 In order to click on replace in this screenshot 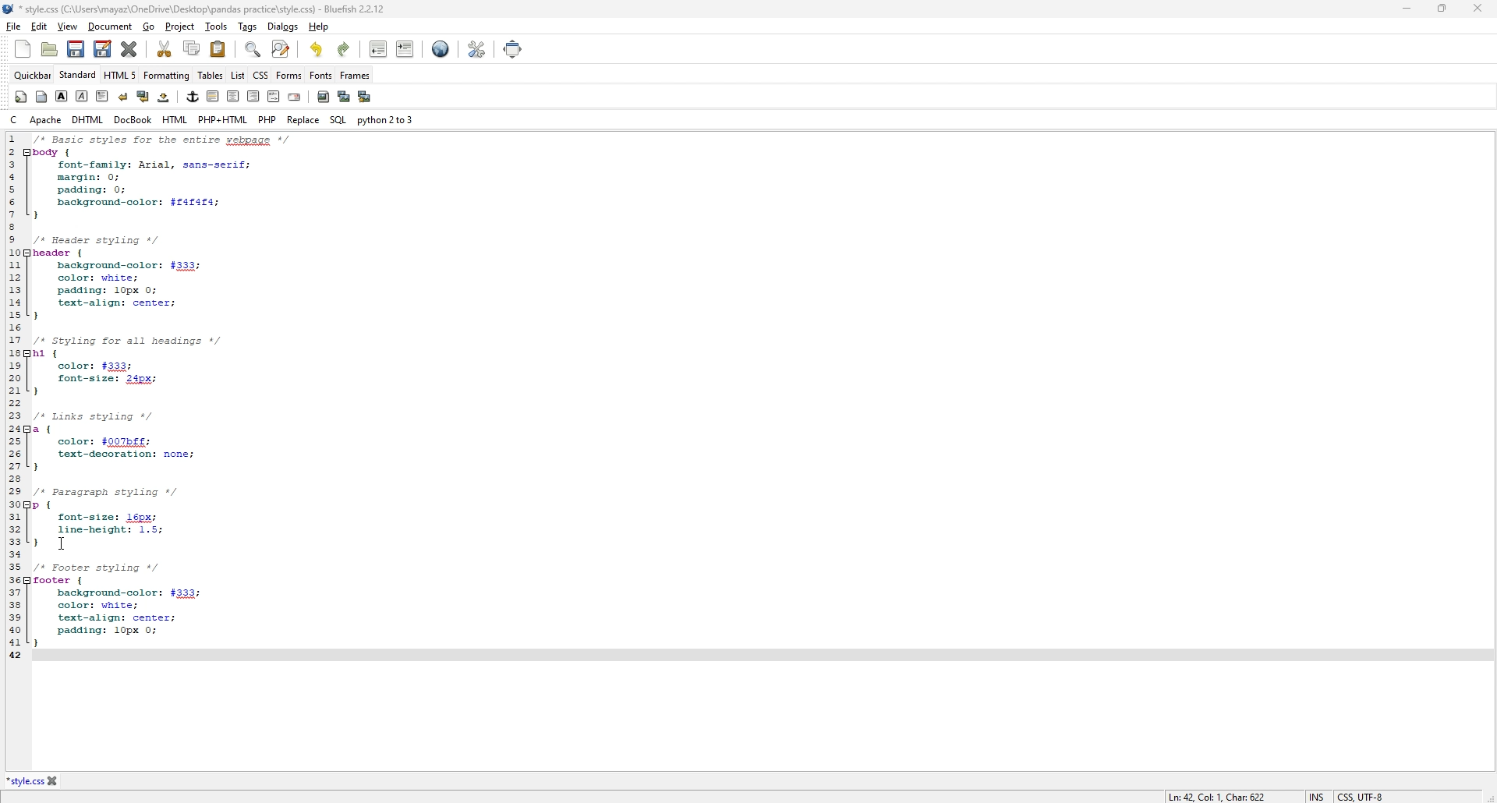, I will do `click(303, 121)`.